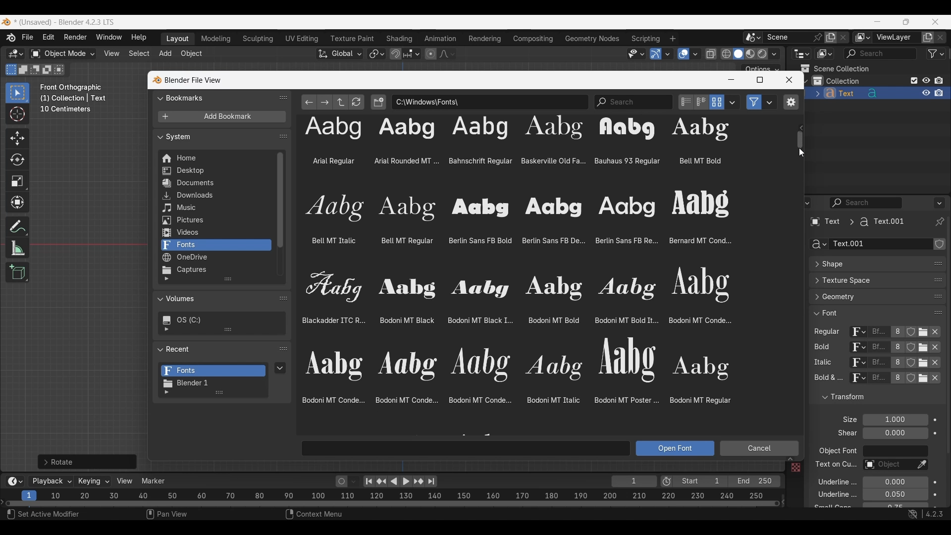 The height and width of the screenshot is (535, 951). Describe the element at coordinates (533, 39) in the screenshot. I see `Compositing workspace` at that location.